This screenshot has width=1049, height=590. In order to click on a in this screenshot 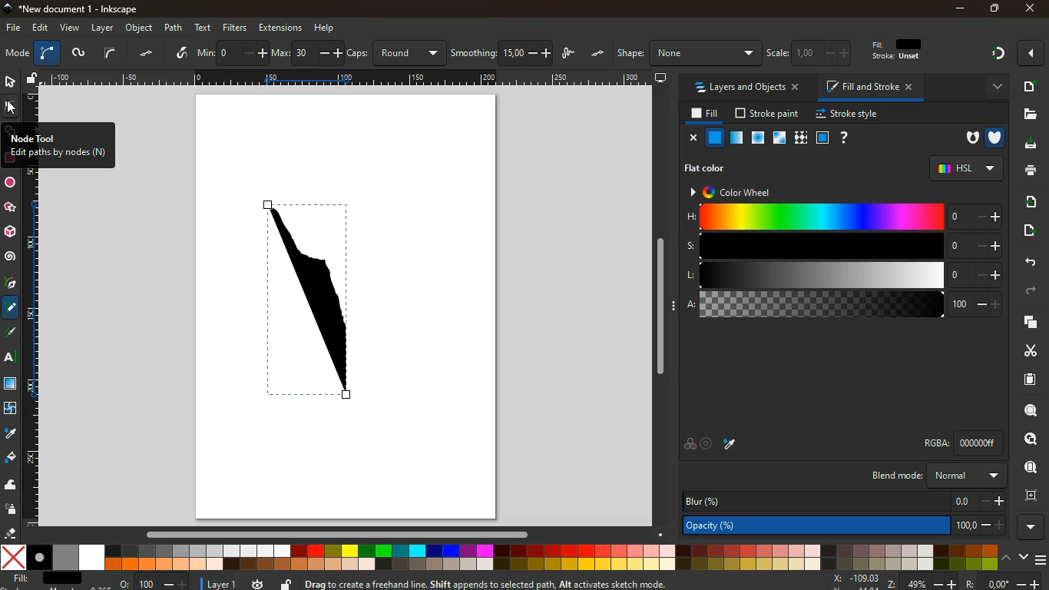, I will do `click(844, 305)`.